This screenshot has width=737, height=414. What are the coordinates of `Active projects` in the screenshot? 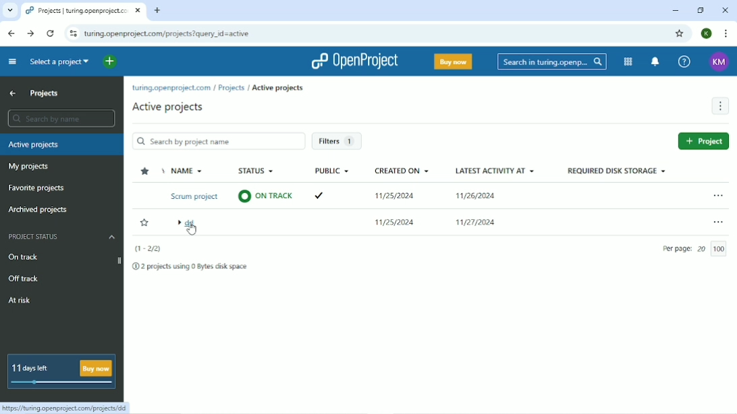 It's located at (278, 88).